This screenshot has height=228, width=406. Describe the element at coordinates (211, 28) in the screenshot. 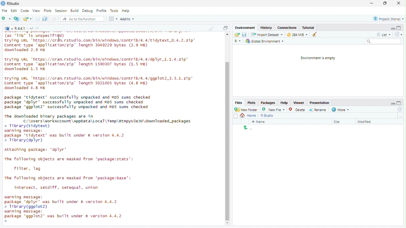

I see `Clean` at that location.